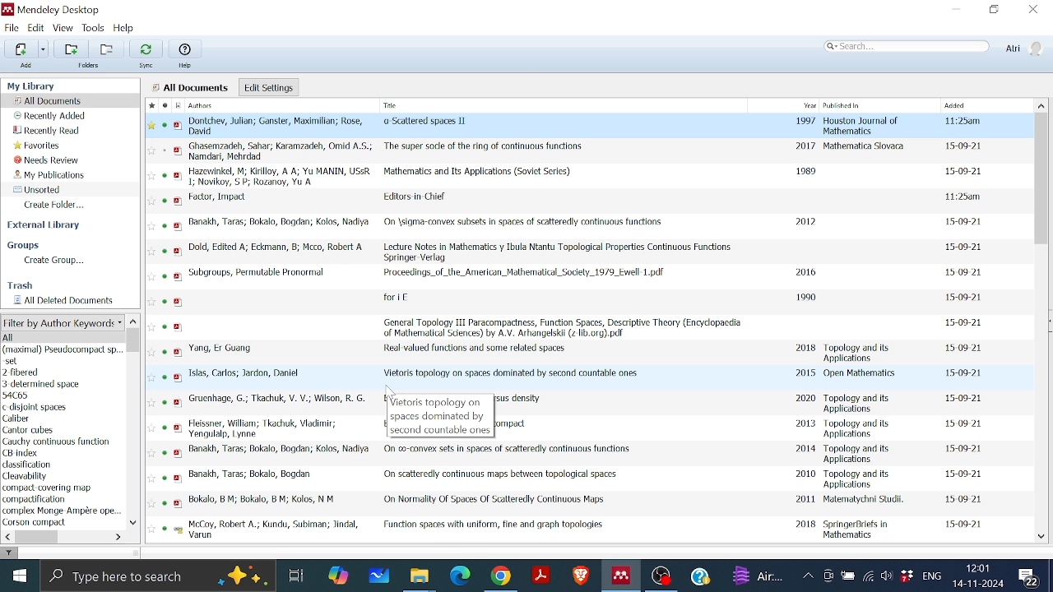  I want to click on read status, so click(168, 428).